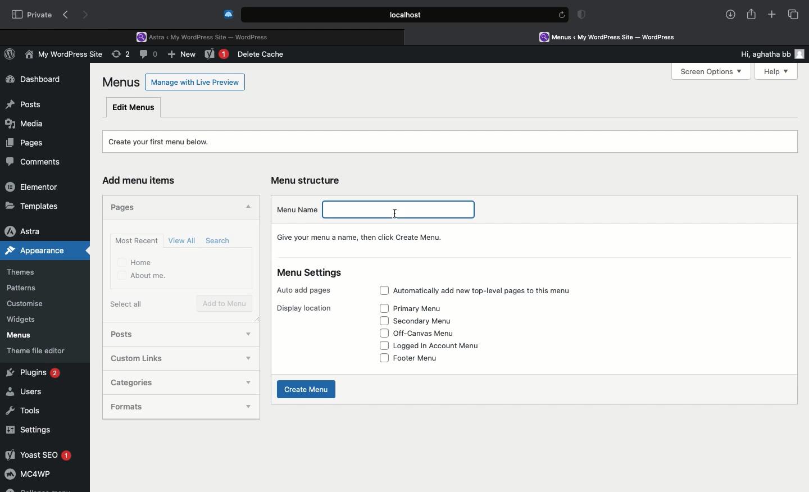 The width and height of the screenshot is (809, 492). I want to click on Elementor, so click(34, 186).